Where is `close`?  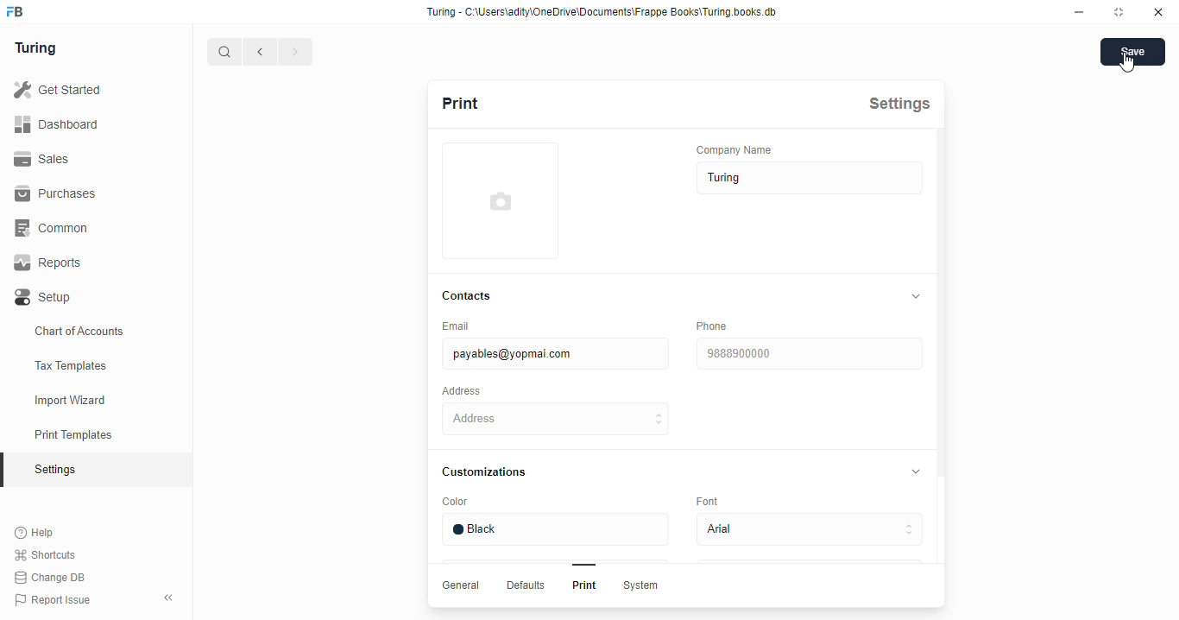
close is located at coordinates (1161, 13).